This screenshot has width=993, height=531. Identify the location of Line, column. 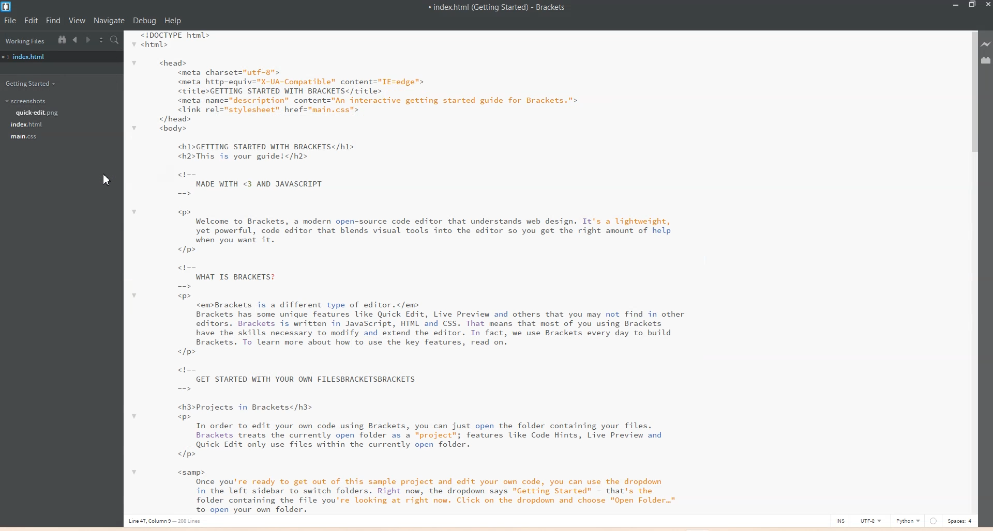
(169, 522).